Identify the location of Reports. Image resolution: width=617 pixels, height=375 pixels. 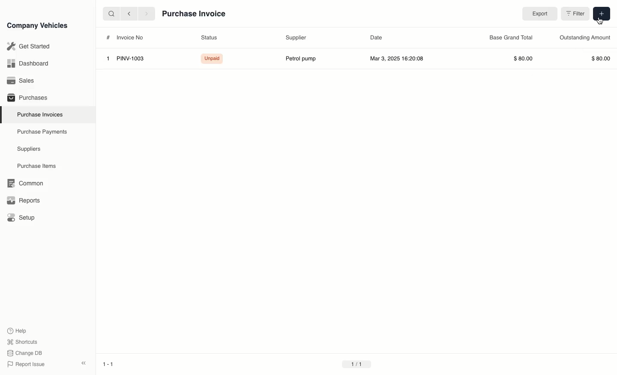
(24, 200).